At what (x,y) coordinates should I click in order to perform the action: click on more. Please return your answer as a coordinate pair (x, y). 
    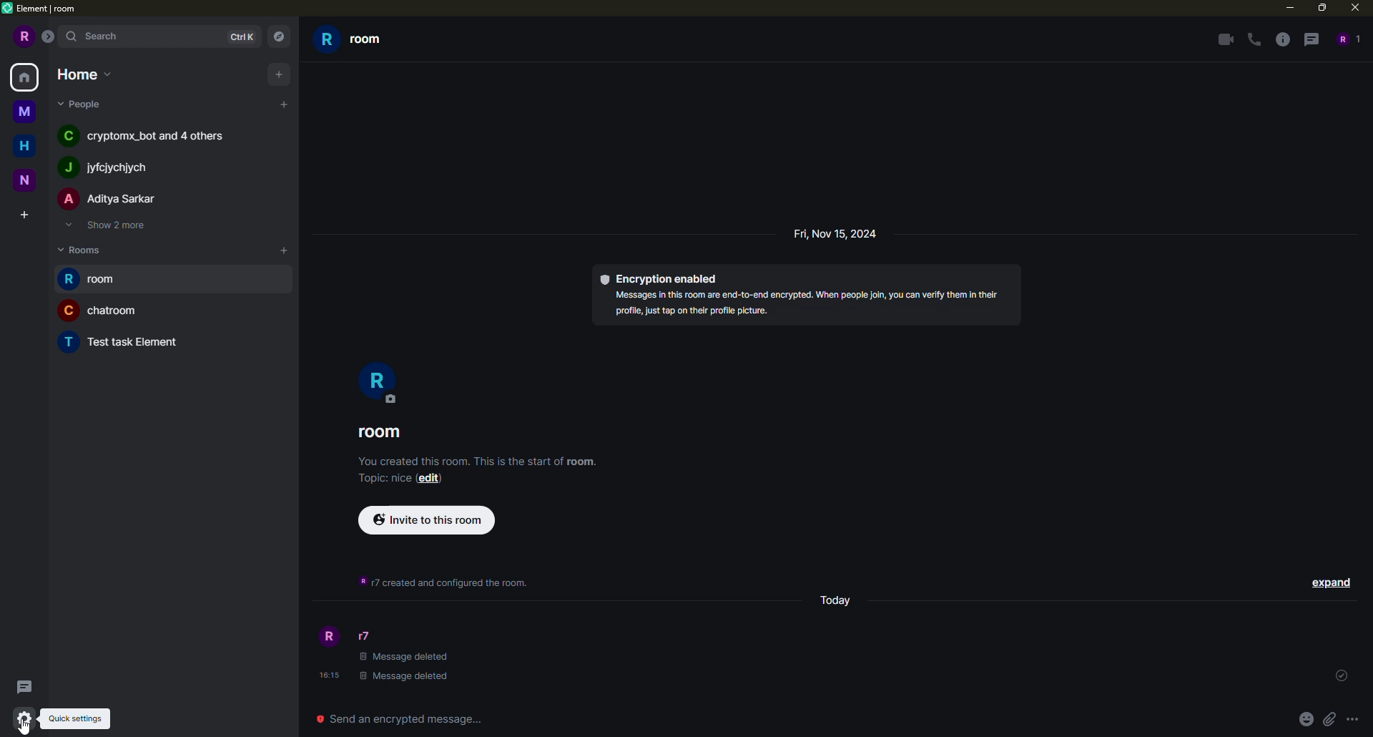
    Looking at the image, I should click on (1353, 720).